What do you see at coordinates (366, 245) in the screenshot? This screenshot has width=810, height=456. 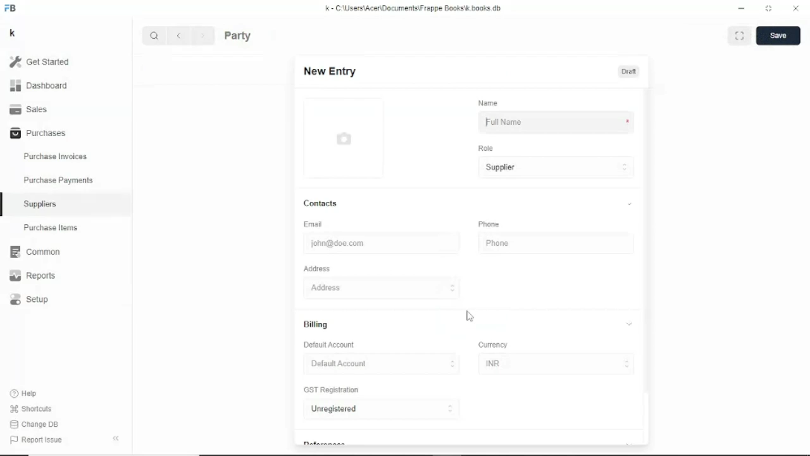 I see `john@doe.com` at bounding box center [366, 245].